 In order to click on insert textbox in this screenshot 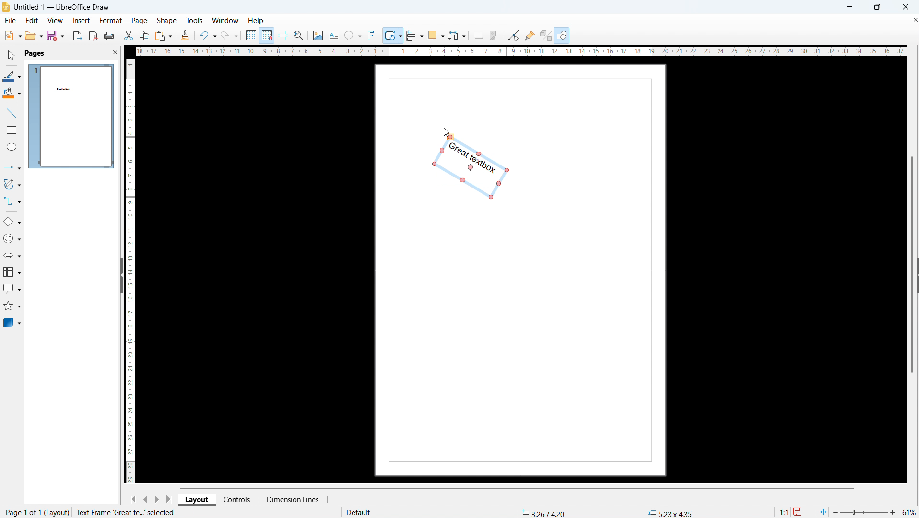, I will do `click(334, 35)`.